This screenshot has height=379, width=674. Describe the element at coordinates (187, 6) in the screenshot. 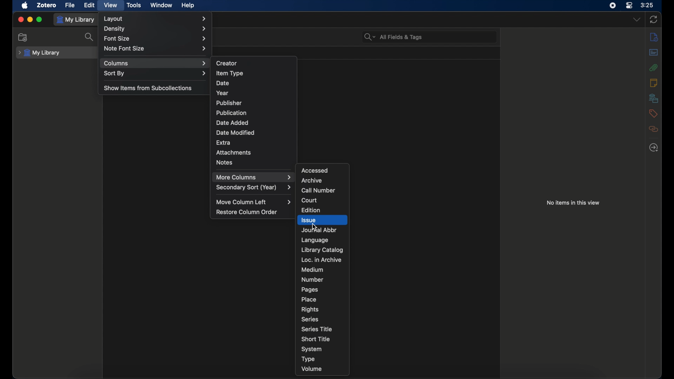

I see `help` at that location.